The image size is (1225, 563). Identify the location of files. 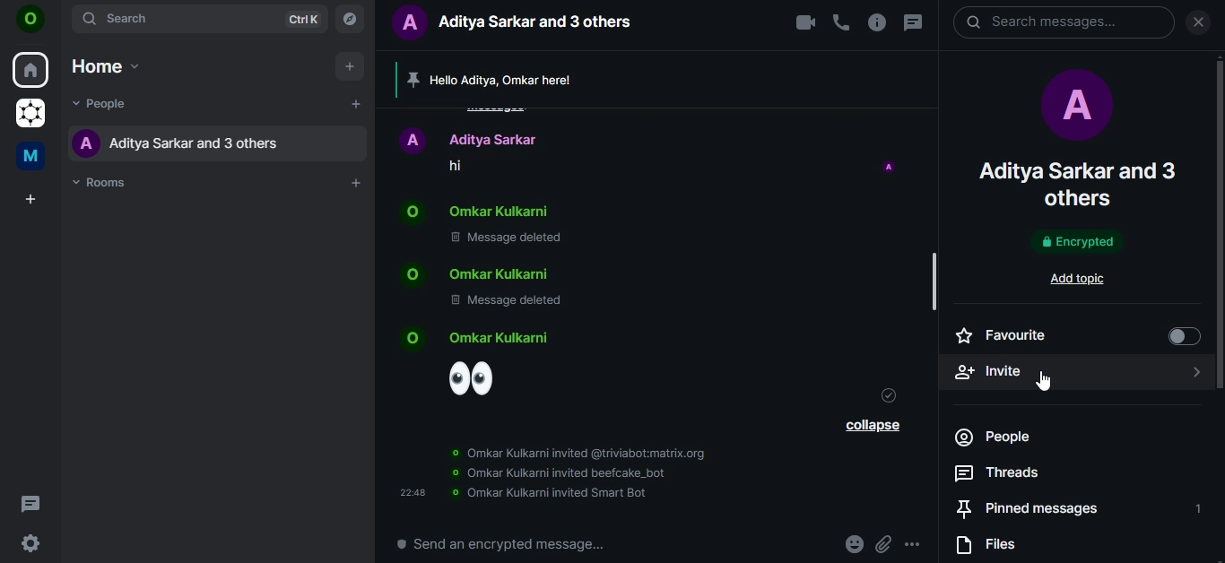
(995, 547).